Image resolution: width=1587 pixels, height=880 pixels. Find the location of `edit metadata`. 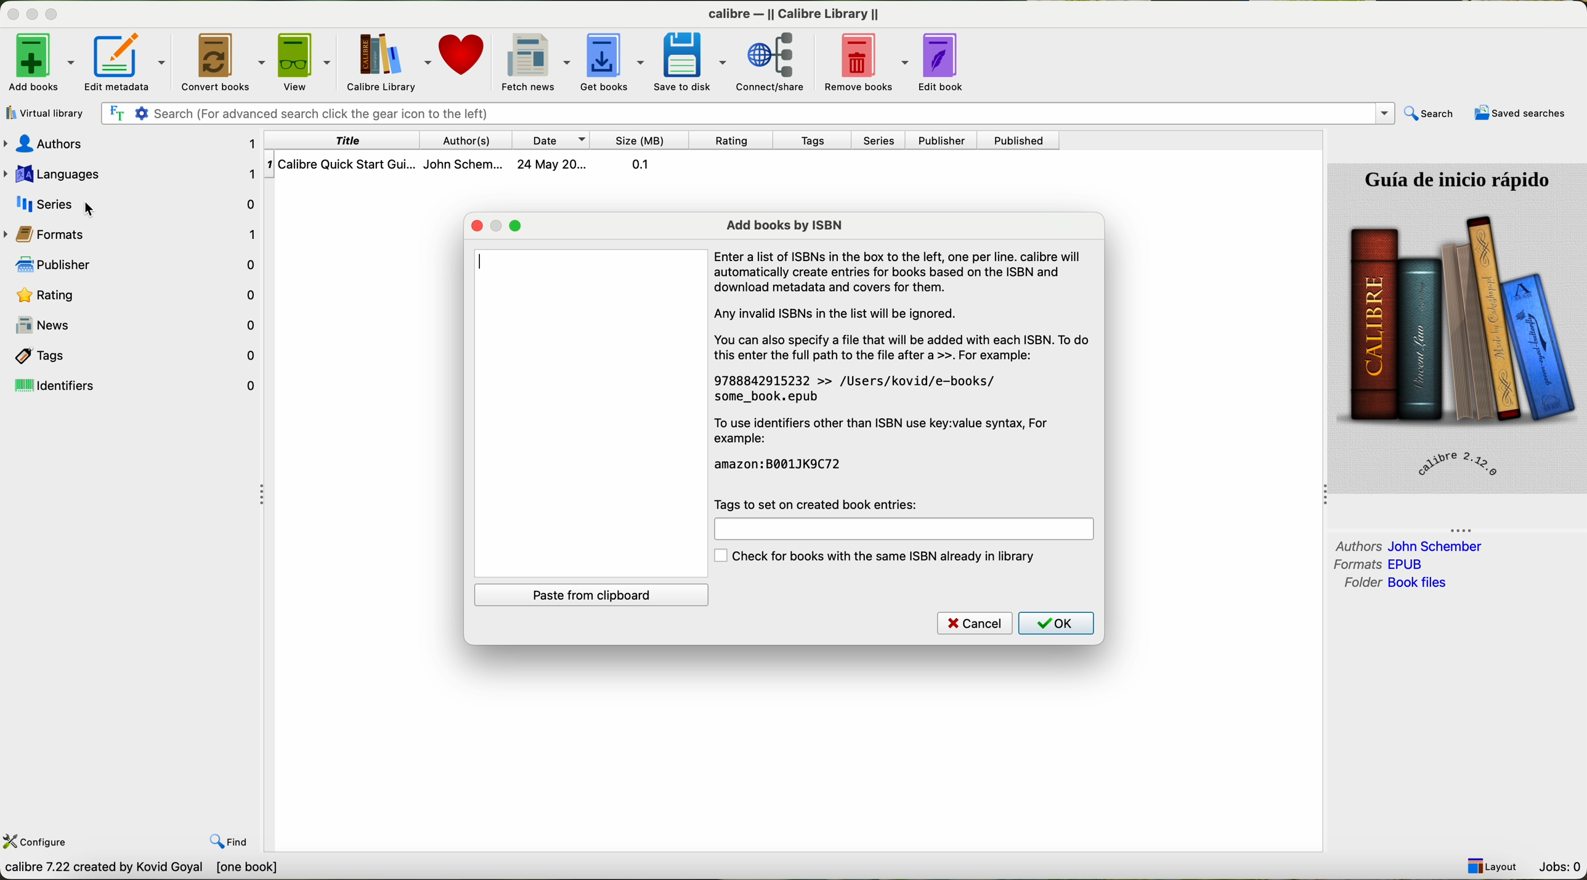

edit metadata is located at coordinates (131, 60).